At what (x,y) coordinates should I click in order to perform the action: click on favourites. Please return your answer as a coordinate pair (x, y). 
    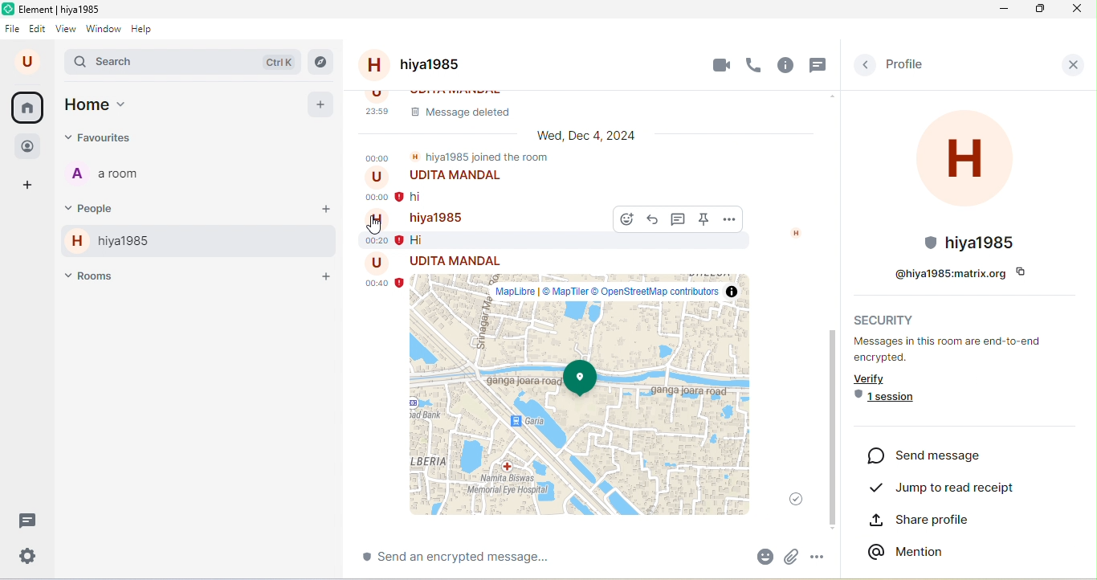
    Looking at the image, I should click on (101, 139).